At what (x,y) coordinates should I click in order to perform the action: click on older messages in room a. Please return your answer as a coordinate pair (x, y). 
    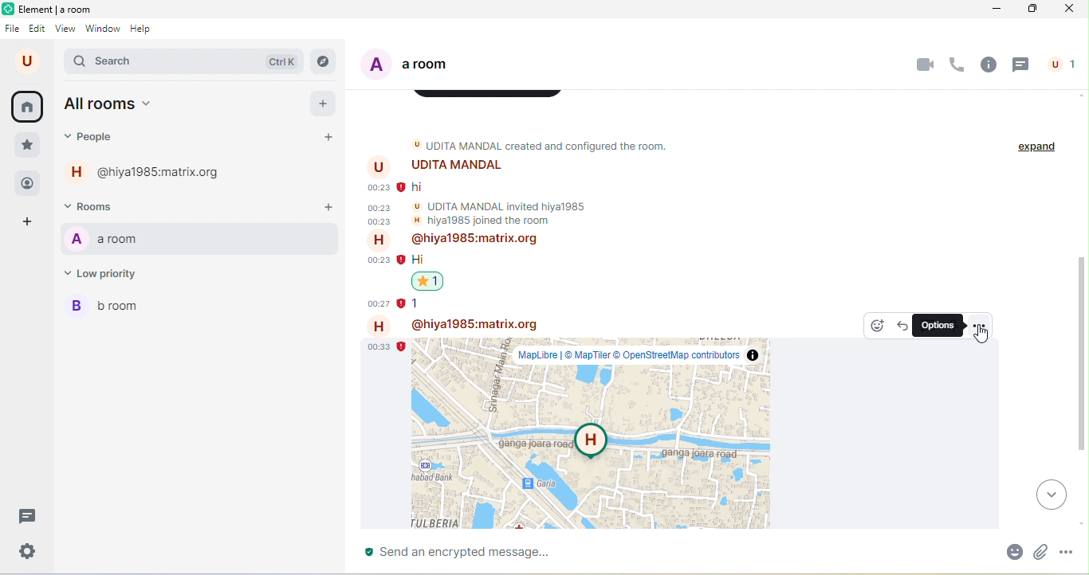
    Looking at the image, I should click on (574, 222).